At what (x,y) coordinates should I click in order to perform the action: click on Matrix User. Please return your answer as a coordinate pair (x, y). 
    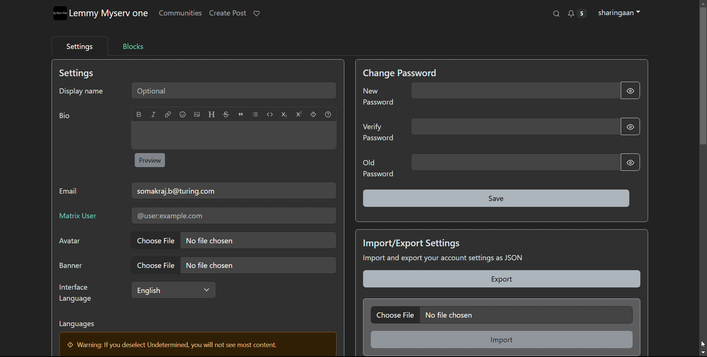
    Looking at the image, I should click on (88, 219).